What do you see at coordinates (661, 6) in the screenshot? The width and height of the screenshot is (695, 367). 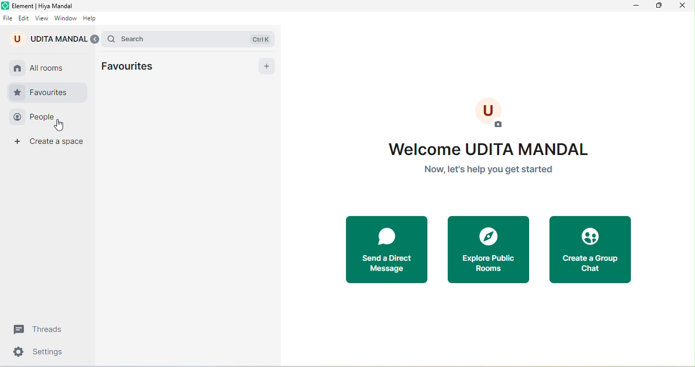 I see `maximize` at bounding box center [661, 6].